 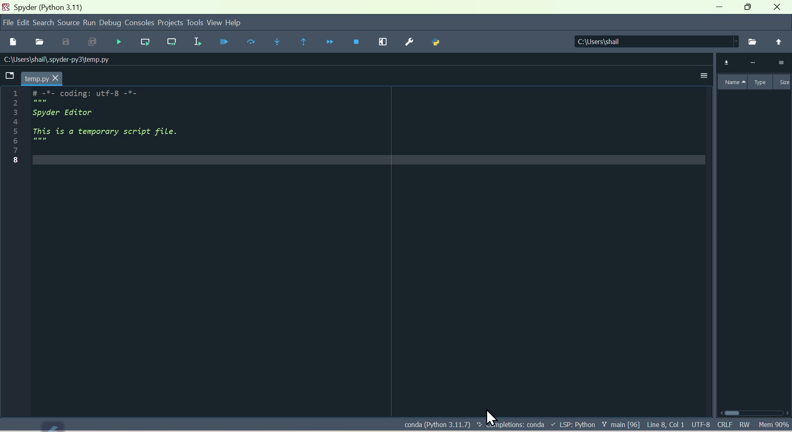 What do you see at coordinates (752, 73) in the screenshot?
I see `Variable explorer` at bounding box center [752, 73].